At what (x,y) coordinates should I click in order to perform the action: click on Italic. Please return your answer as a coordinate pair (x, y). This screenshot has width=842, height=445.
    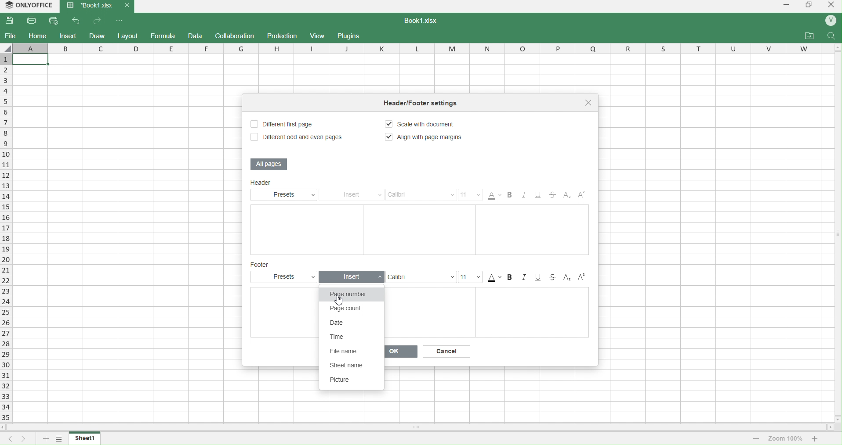
    Looking at the image, I should click on (526, 196).